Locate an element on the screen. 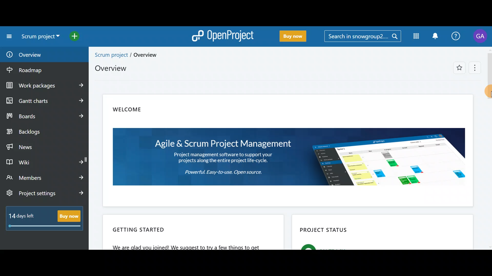 This screenshot has width=492, height=276. Roadmap is located at coordinates (35, 70).